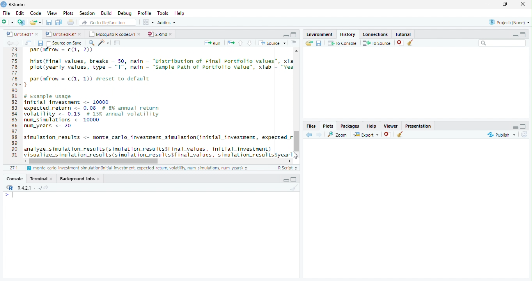 The image size is (532, 281). I want to click on Load history from an existing file, so click(309, 43).